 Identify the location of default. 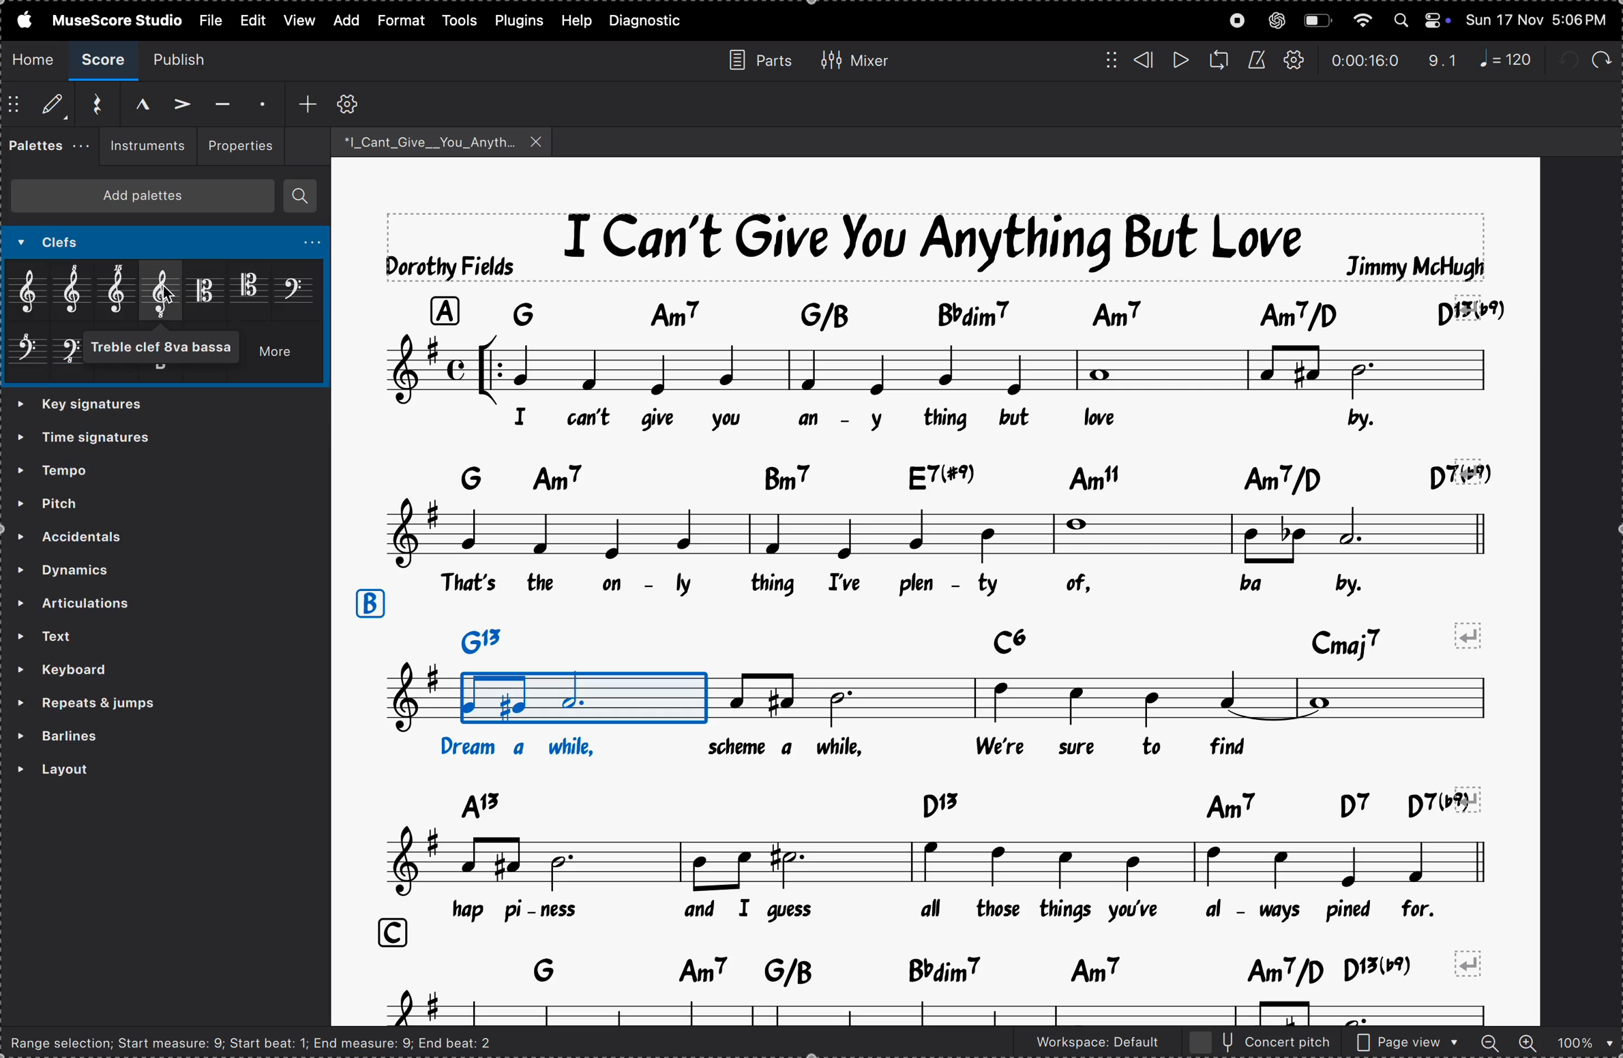
(39, 106).